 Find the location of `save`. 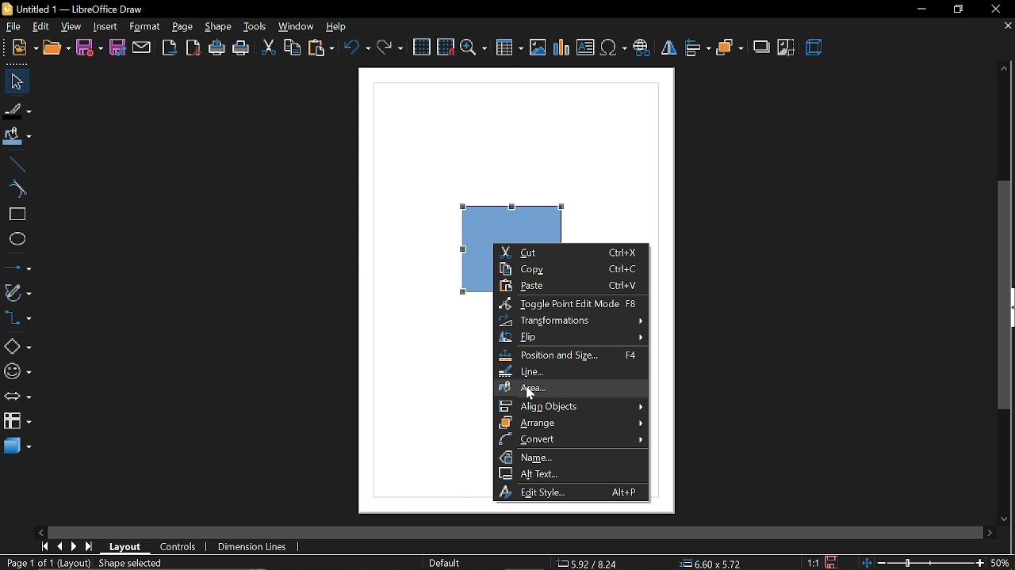

save is located at coordinates (829, 562).